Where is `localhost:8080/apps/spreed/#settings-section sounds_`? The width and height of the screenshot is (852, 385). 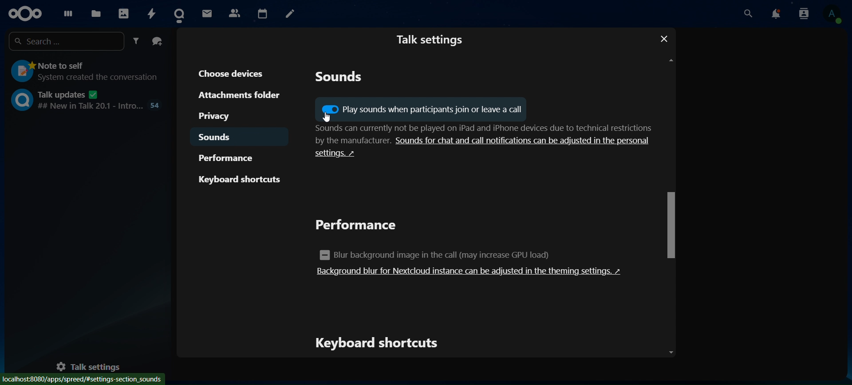 localhost:8080/apps/spreed/#settings-section sounds_ is located at coordinates (82, 379).